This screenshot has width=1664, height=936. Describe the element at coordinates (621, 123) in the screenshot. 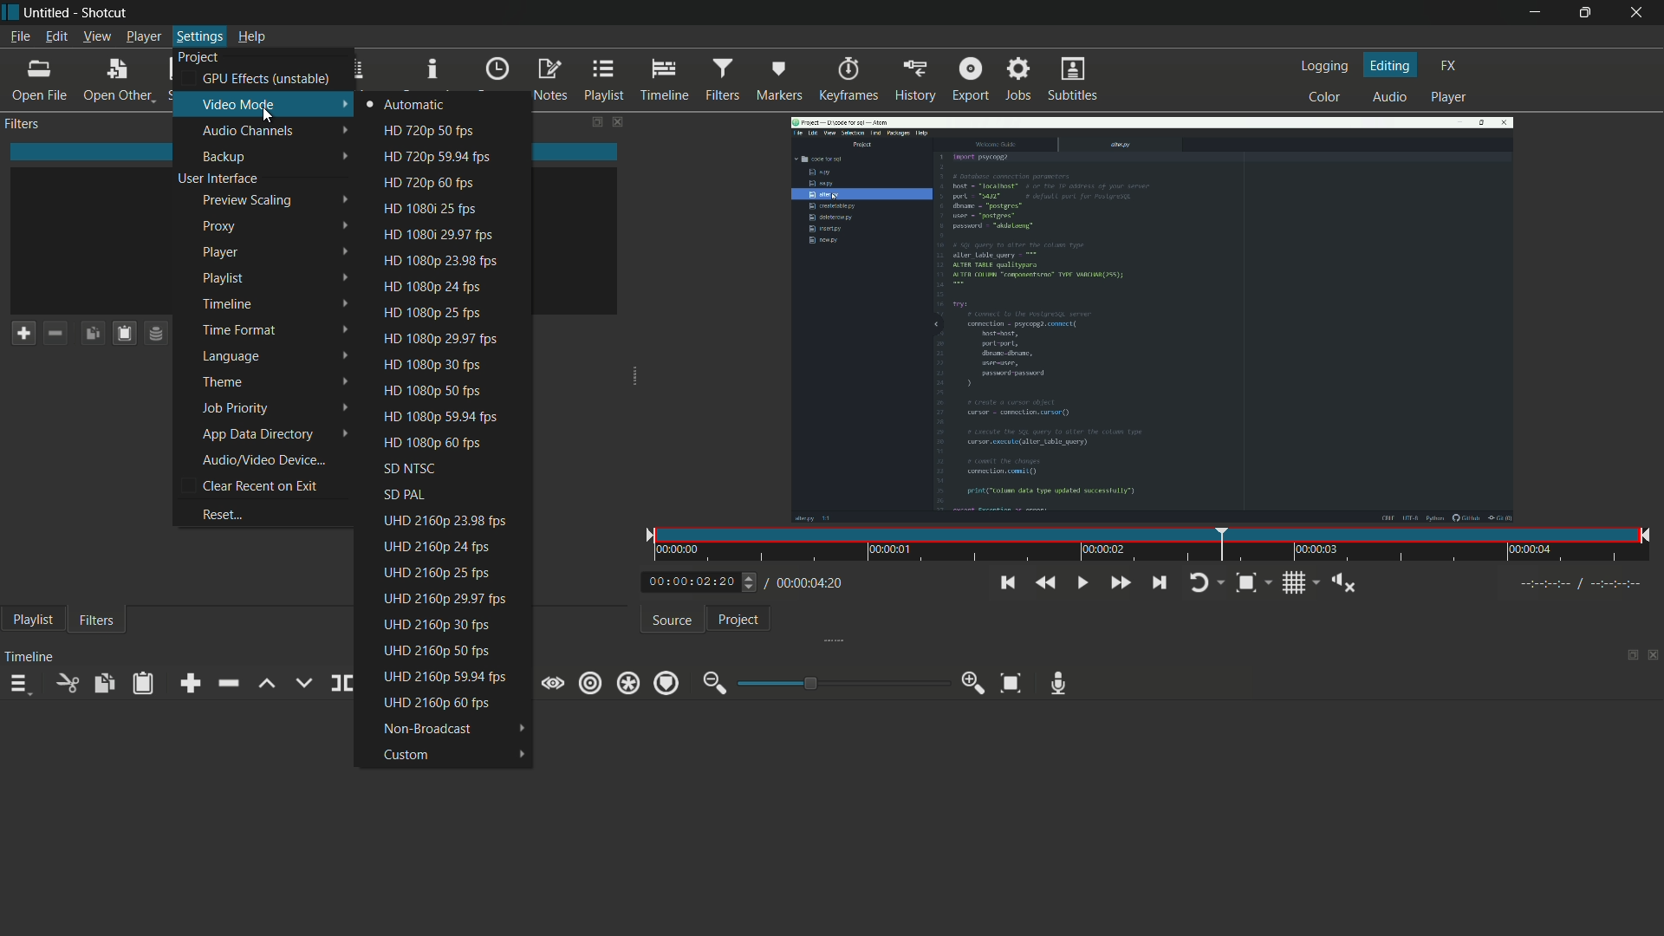

I see `close filters` at that location.